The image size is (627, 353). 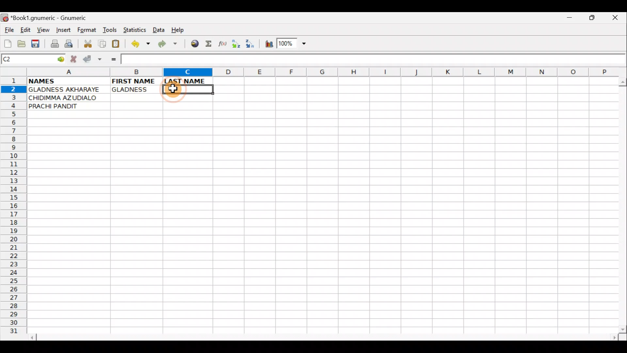 What do you see at coordinates (68, 90) in the screenshot?
I see `GLADNESS AKHARAYE` at bounding box center [68, 90].